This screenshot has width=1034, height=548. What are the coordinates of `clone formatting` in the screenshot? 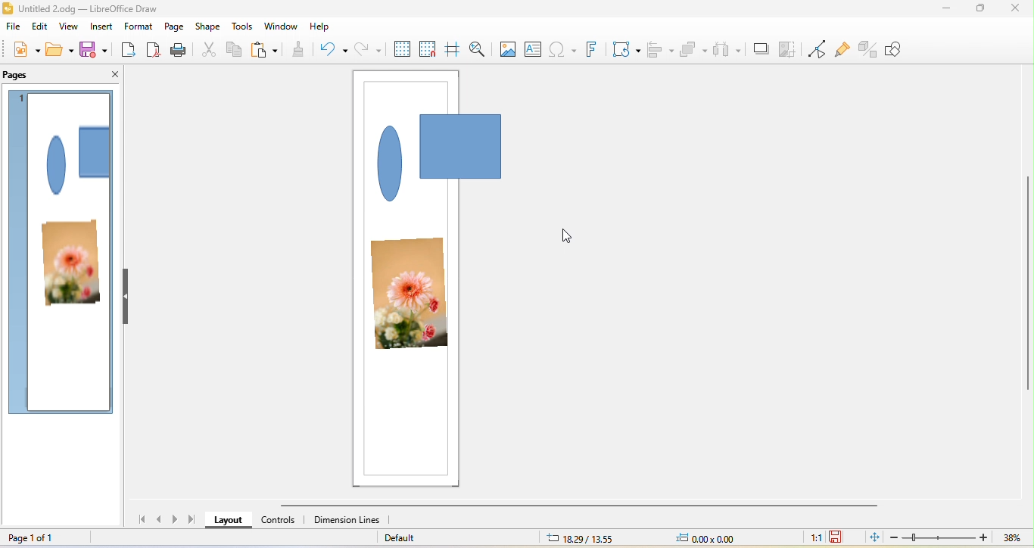 It's located at (303, 50).